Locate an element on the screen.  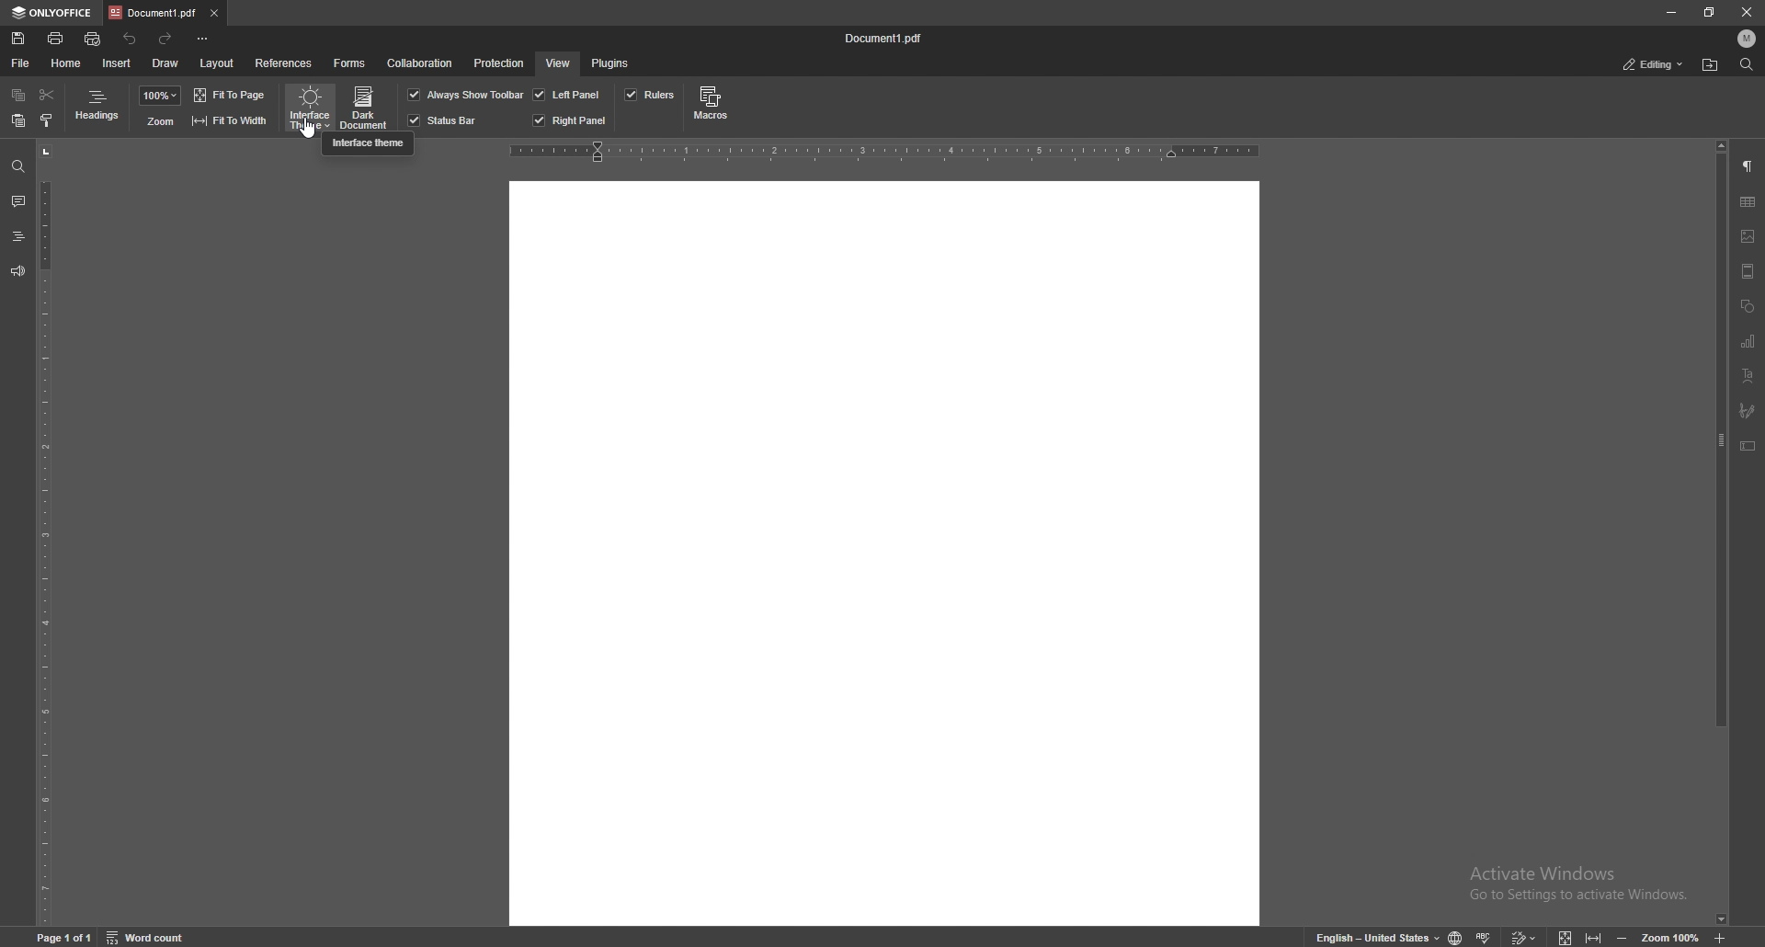
forms is located at coordinates (350, 63).